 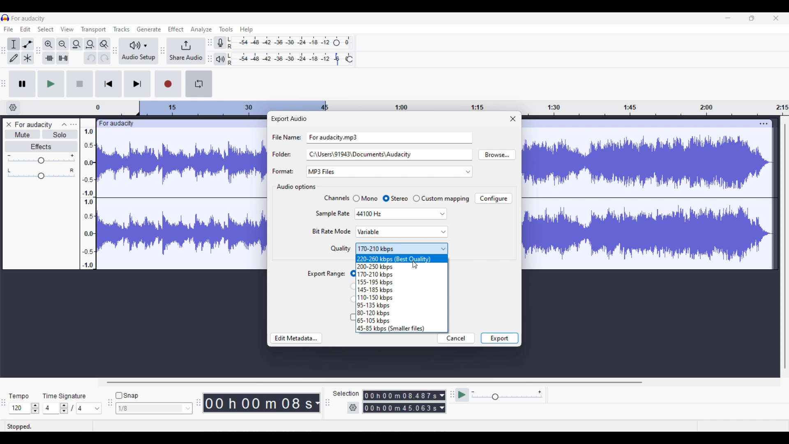 What do you see at coordinates (374, 382) in the screenshot?
I see `Horizontal slide bar` at bounding box center [374, 382].